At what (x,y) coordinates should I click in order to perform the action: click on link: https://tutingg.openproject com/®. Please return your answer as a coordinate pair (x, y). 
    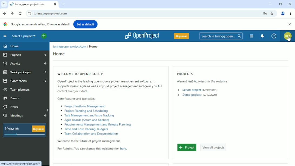
    Looking at the image, I should click on (21, 164).